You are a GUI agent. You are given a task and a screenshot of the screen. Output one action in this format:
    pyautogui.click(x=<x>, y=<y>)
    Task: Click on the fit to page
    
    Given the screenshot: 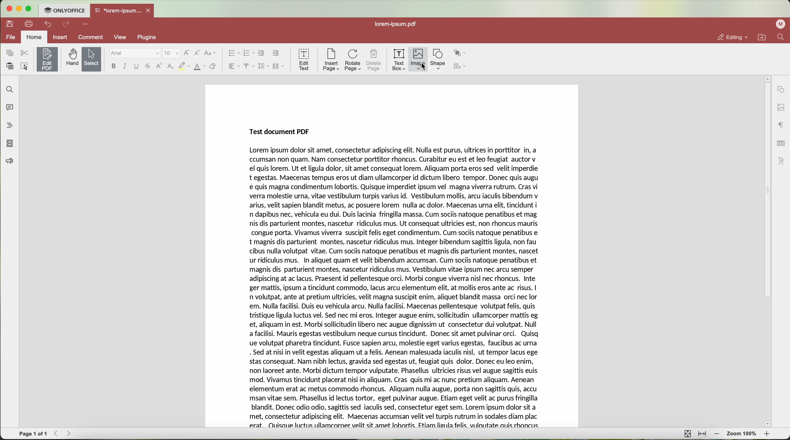 What is the action you would take?
    pyautogui.click(x=687, y=433)
    